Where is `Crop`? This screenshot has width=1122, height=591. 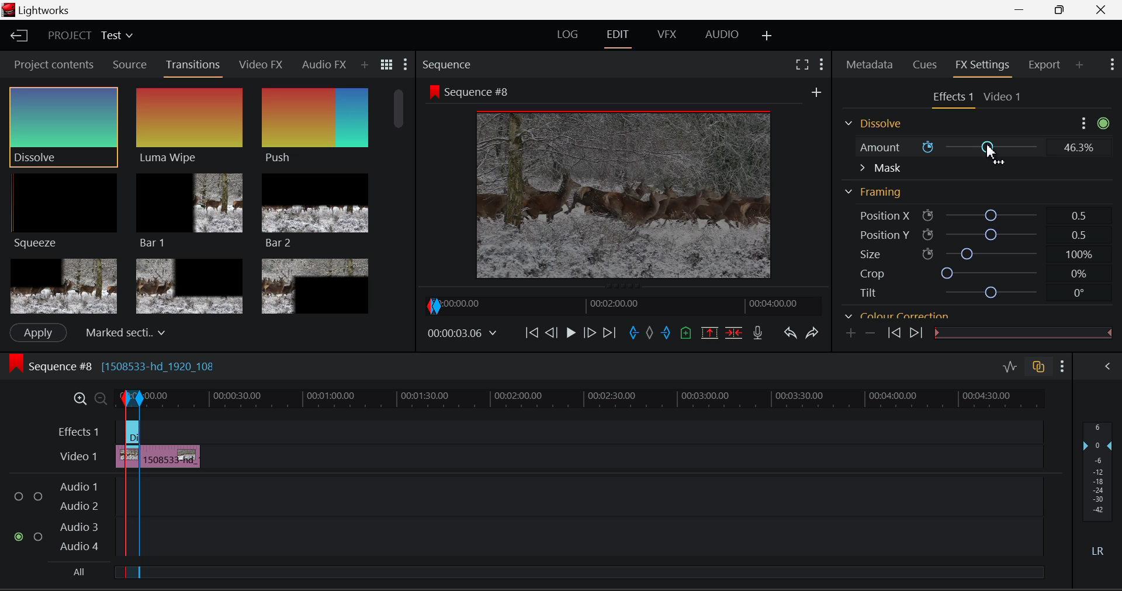
Crop is located at coordinates (967, 273).